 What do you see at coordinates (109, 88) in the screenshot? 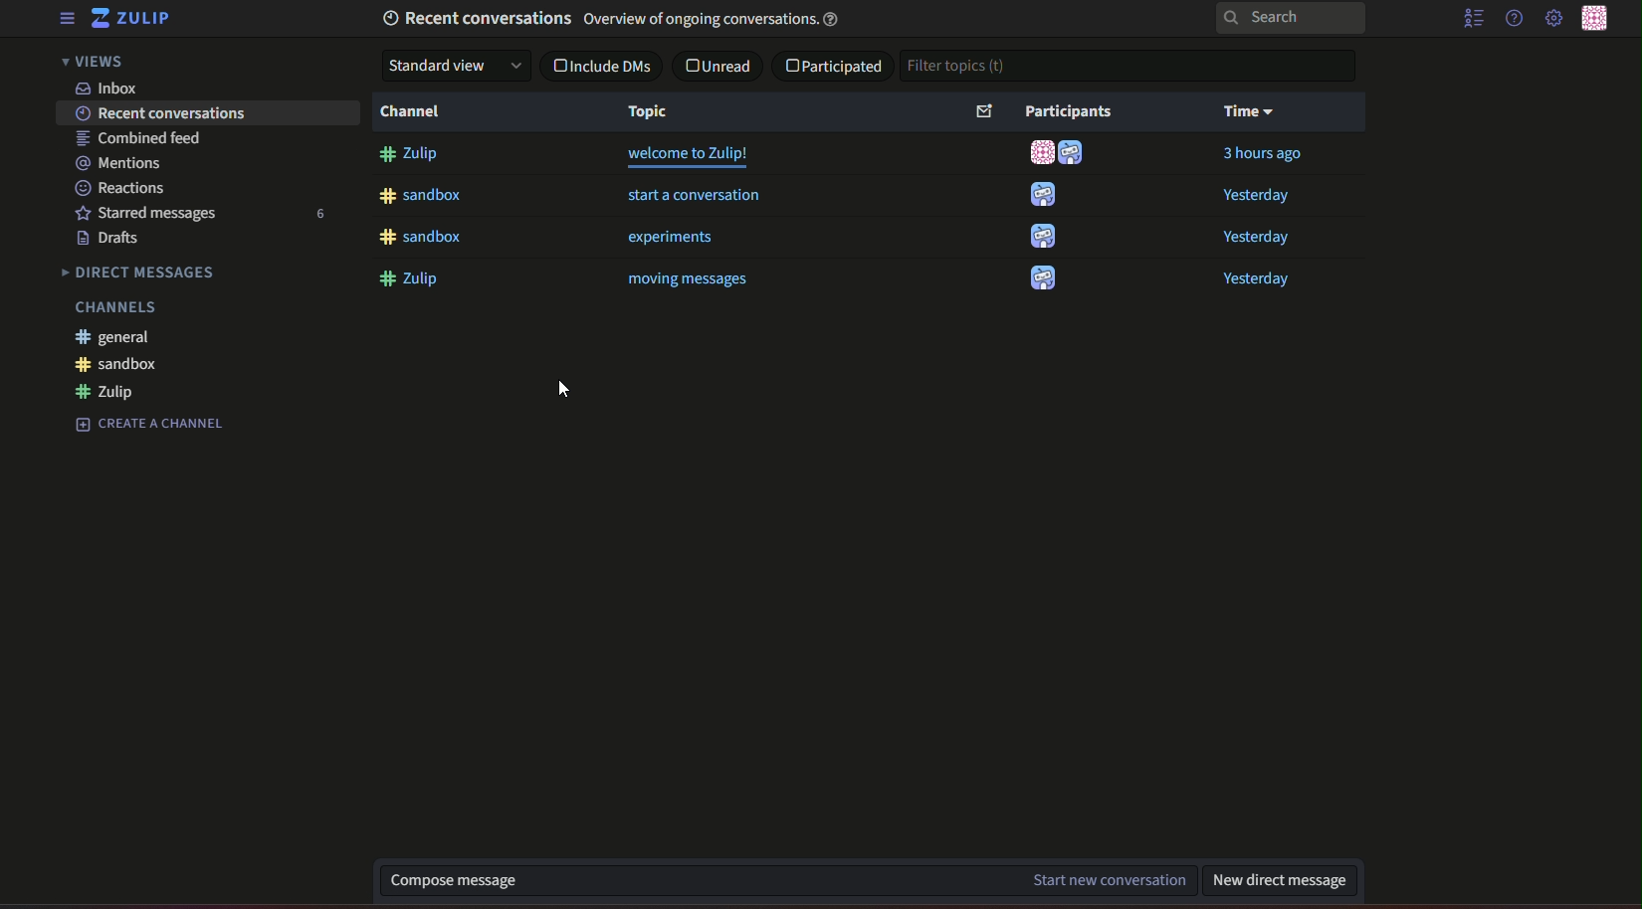
I see `inbox` at bounding box center [109, 88].